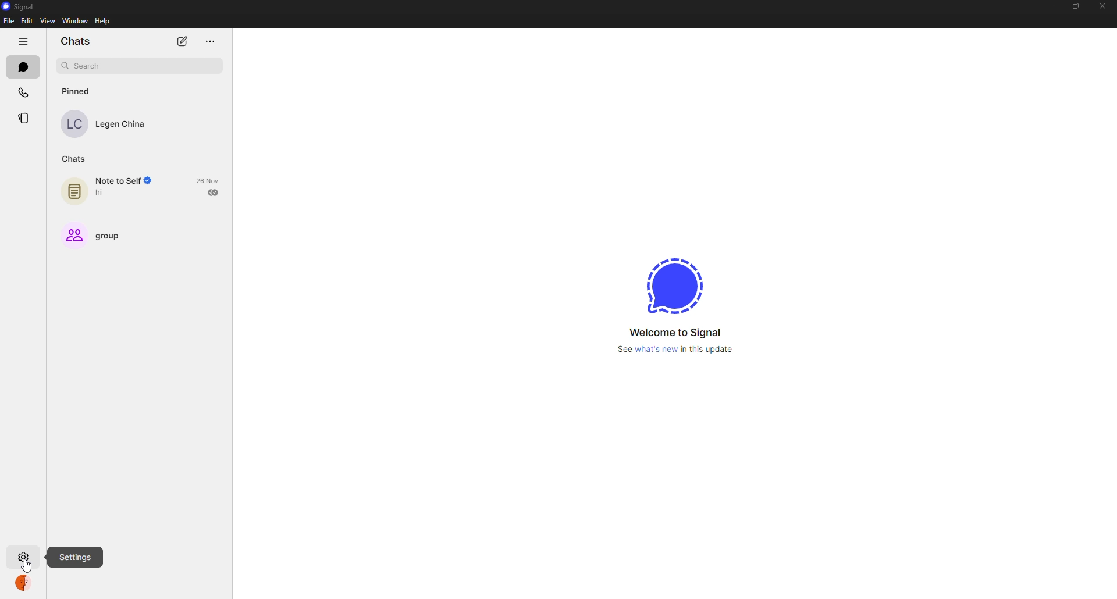 The height and width of the screenshot is (599, 1117). Describe the element at coordinates (182, 41) in the screenshot. I see `new chat` at that location.